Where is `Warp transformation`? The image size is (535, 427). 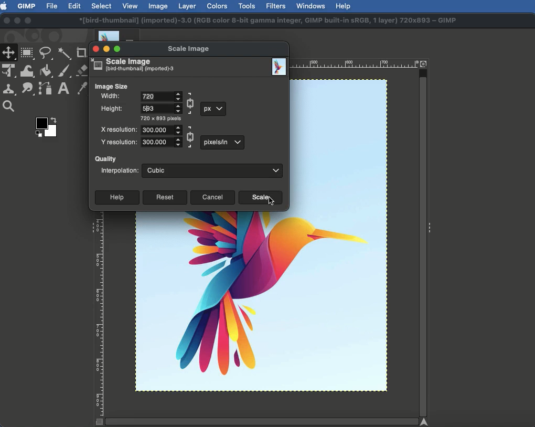
Warp transformation is located at coordinates (28, 70).